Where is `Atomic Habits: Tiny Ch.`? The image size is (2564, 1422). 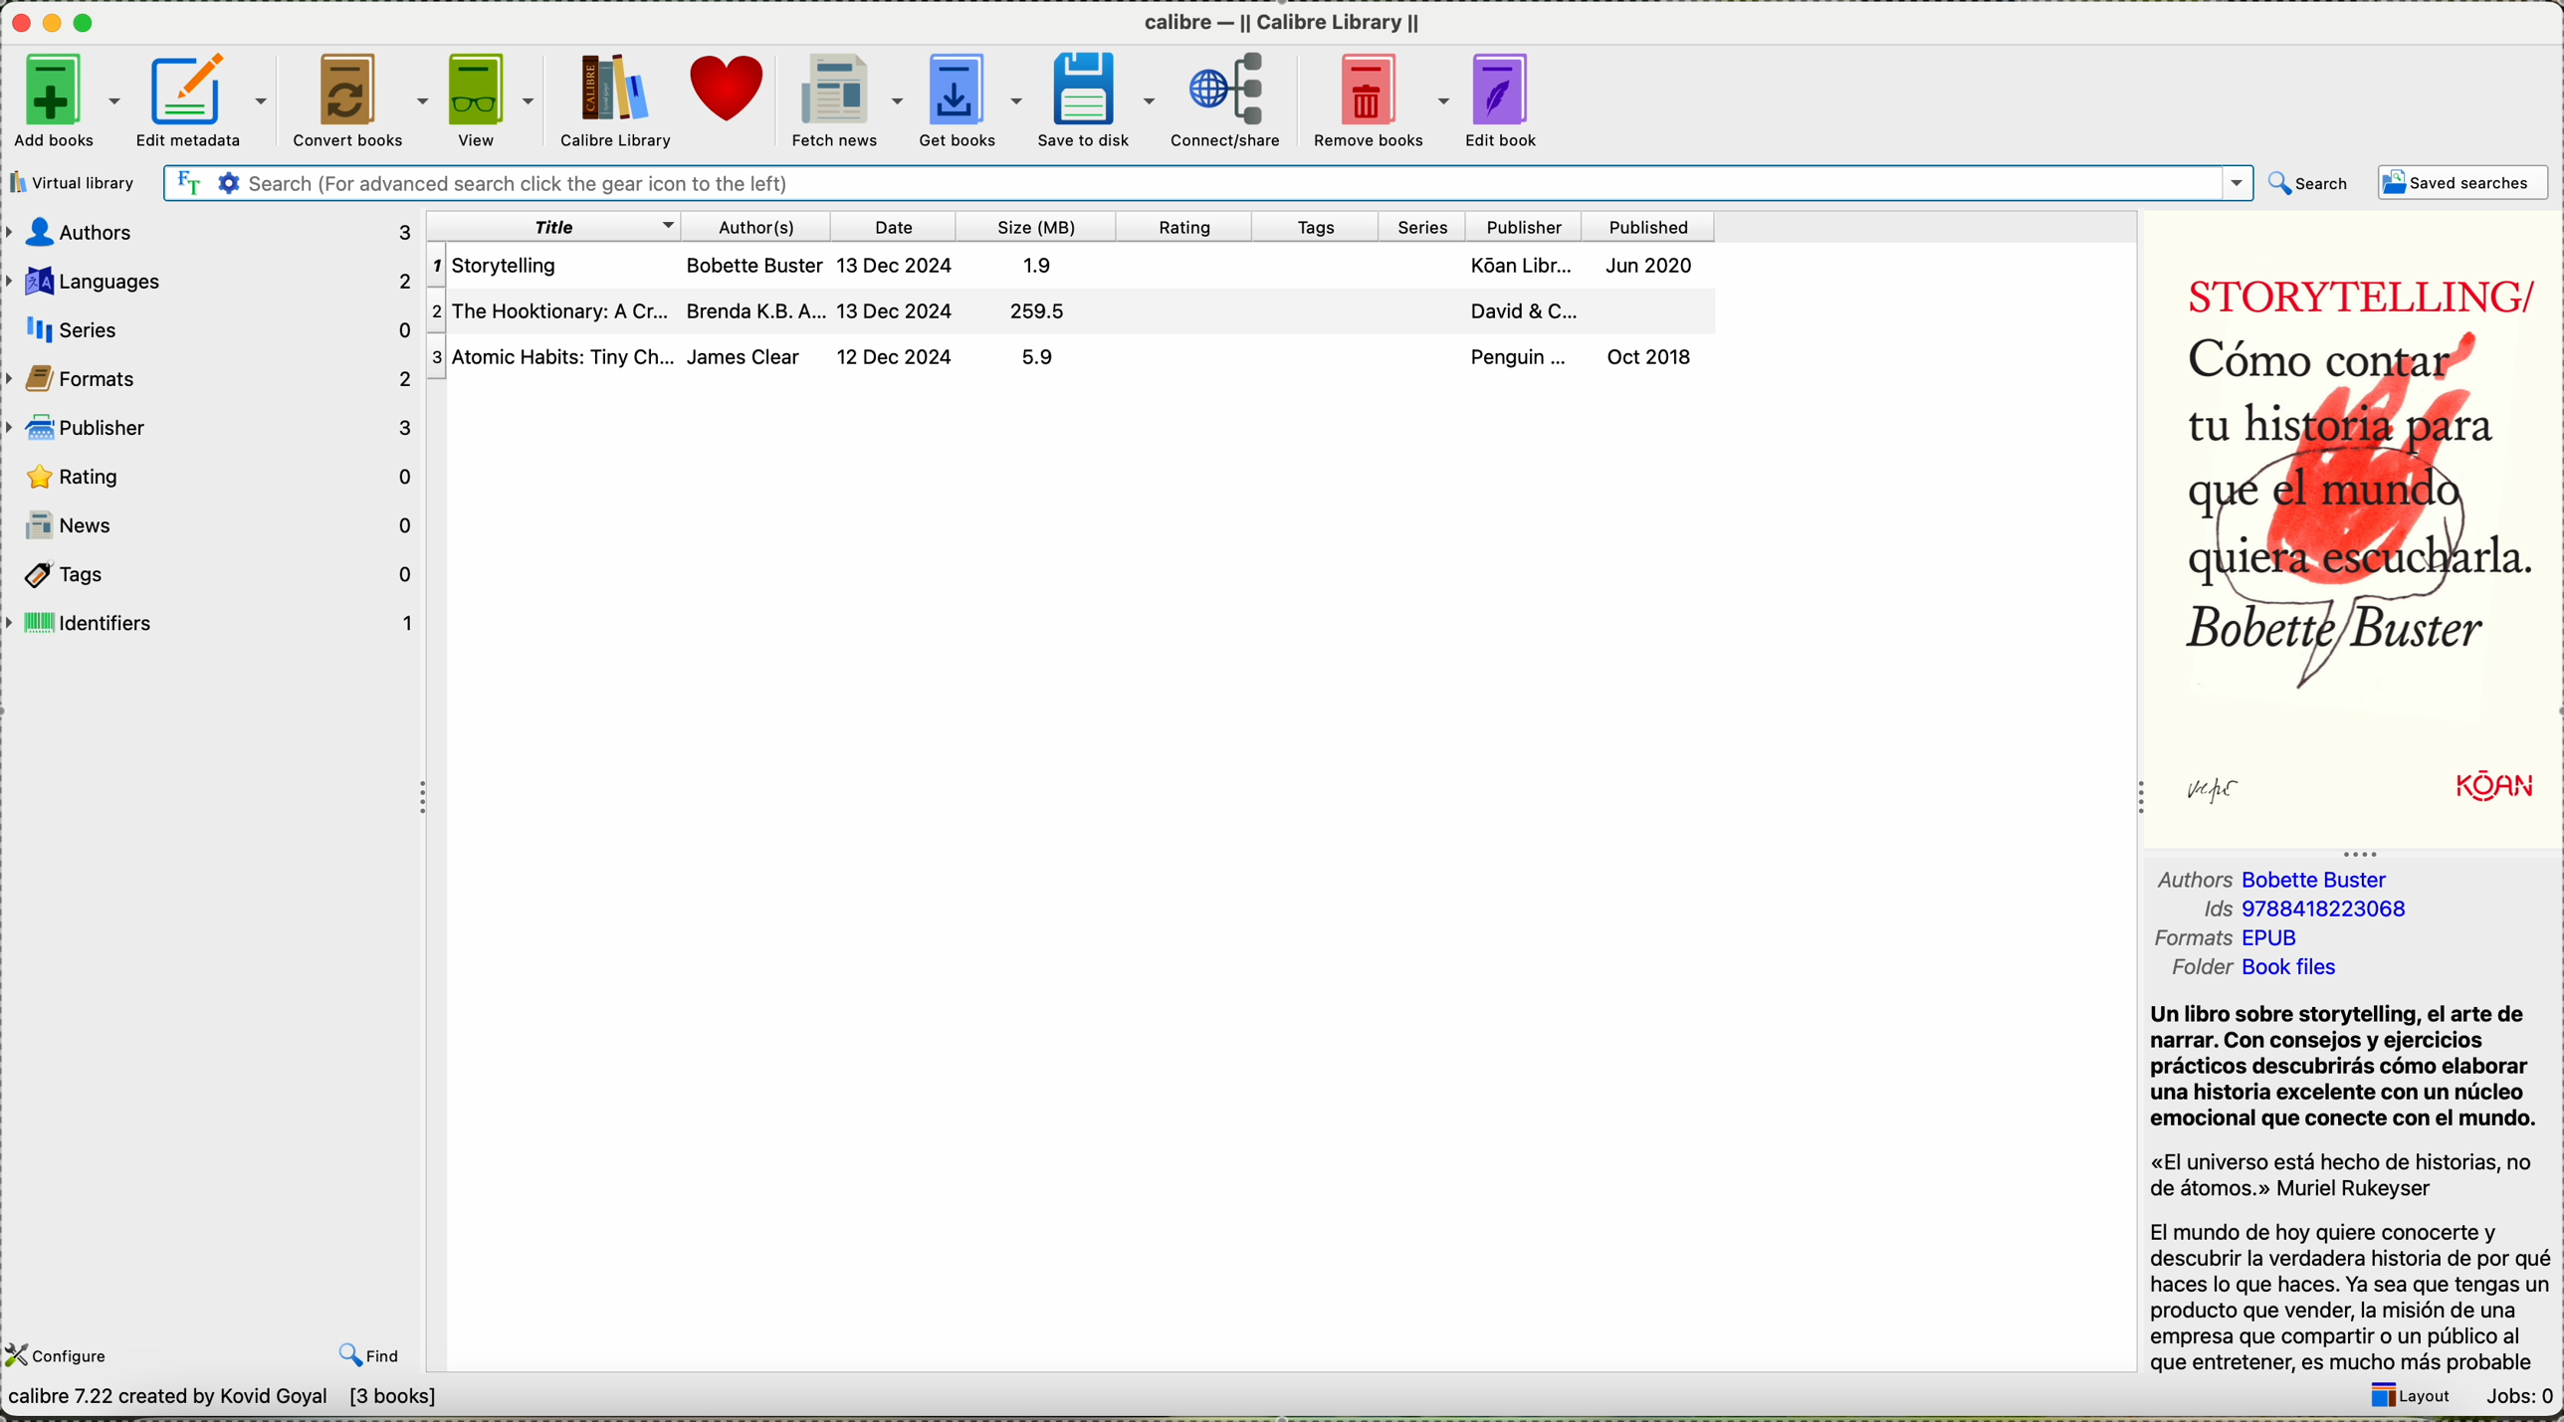 Atomic Habits: Tiny Ch. is located at coordinates (552, 357).